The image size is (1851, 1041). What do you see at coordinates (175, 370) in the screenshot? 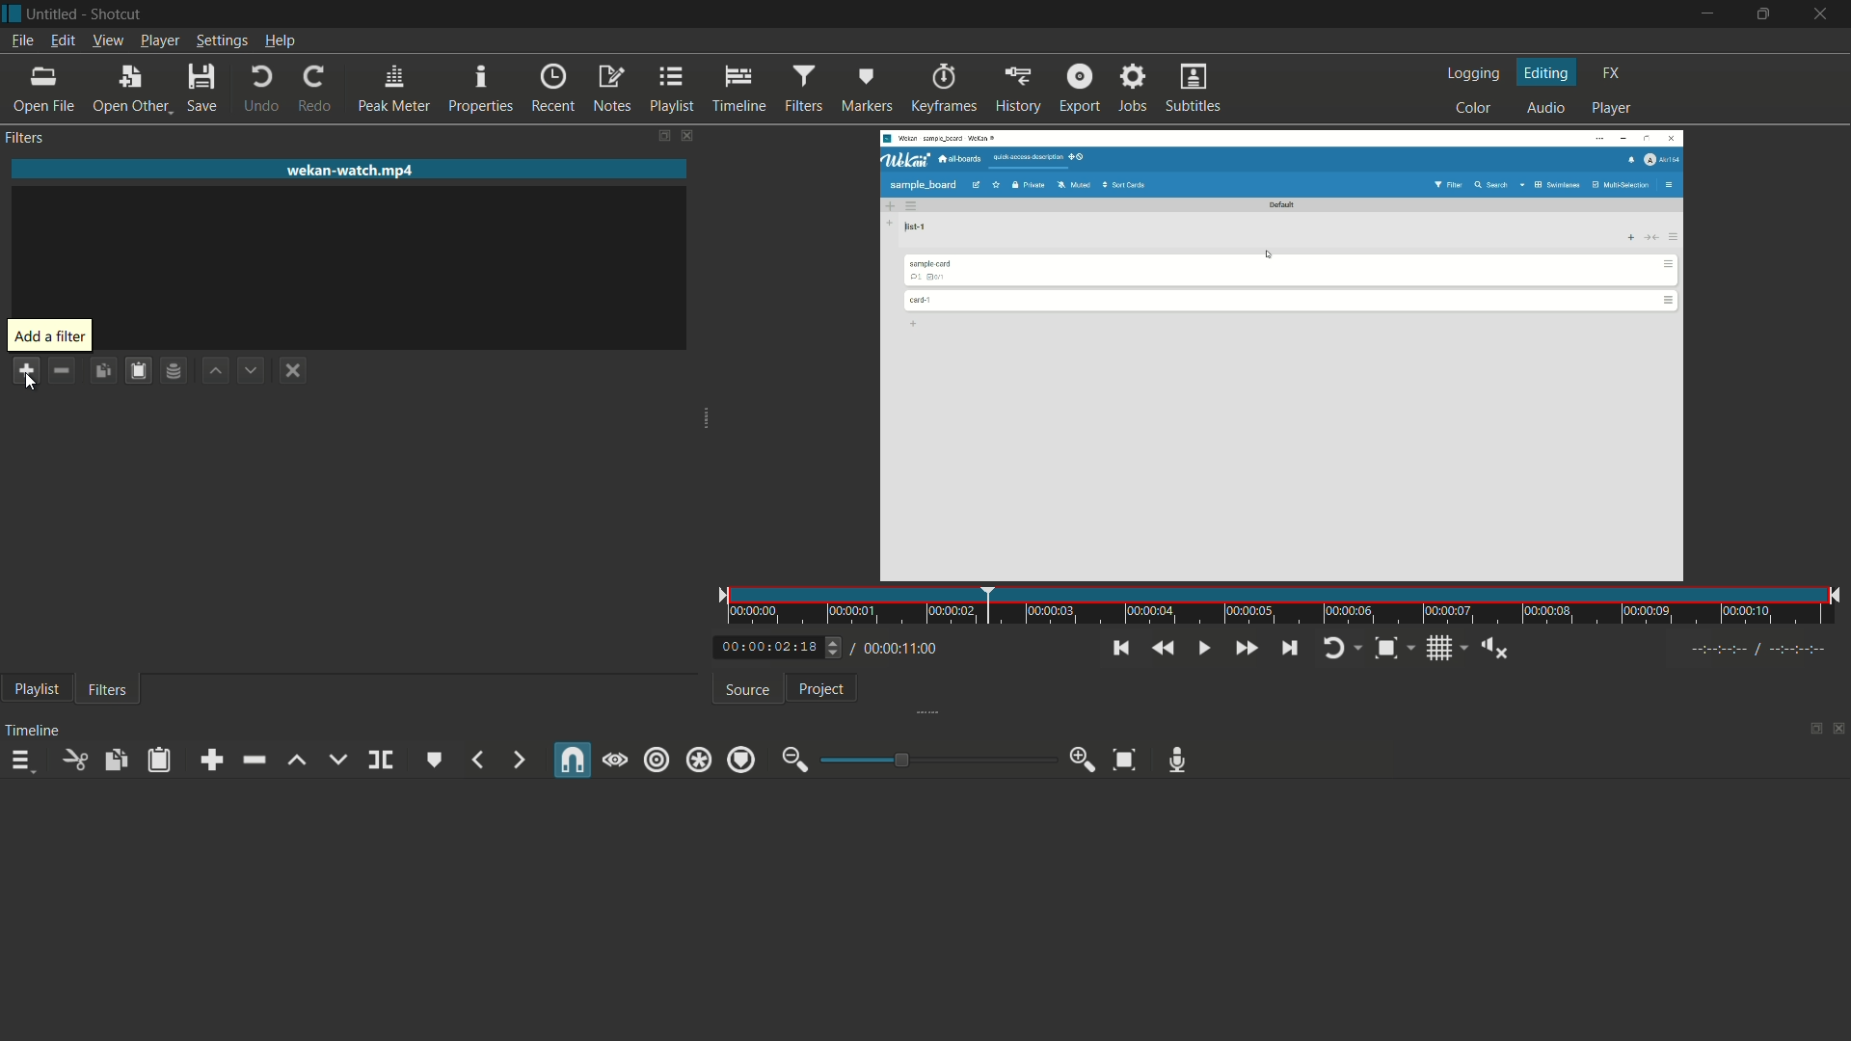
I see `save filter set` at bounding box center [175, 370].